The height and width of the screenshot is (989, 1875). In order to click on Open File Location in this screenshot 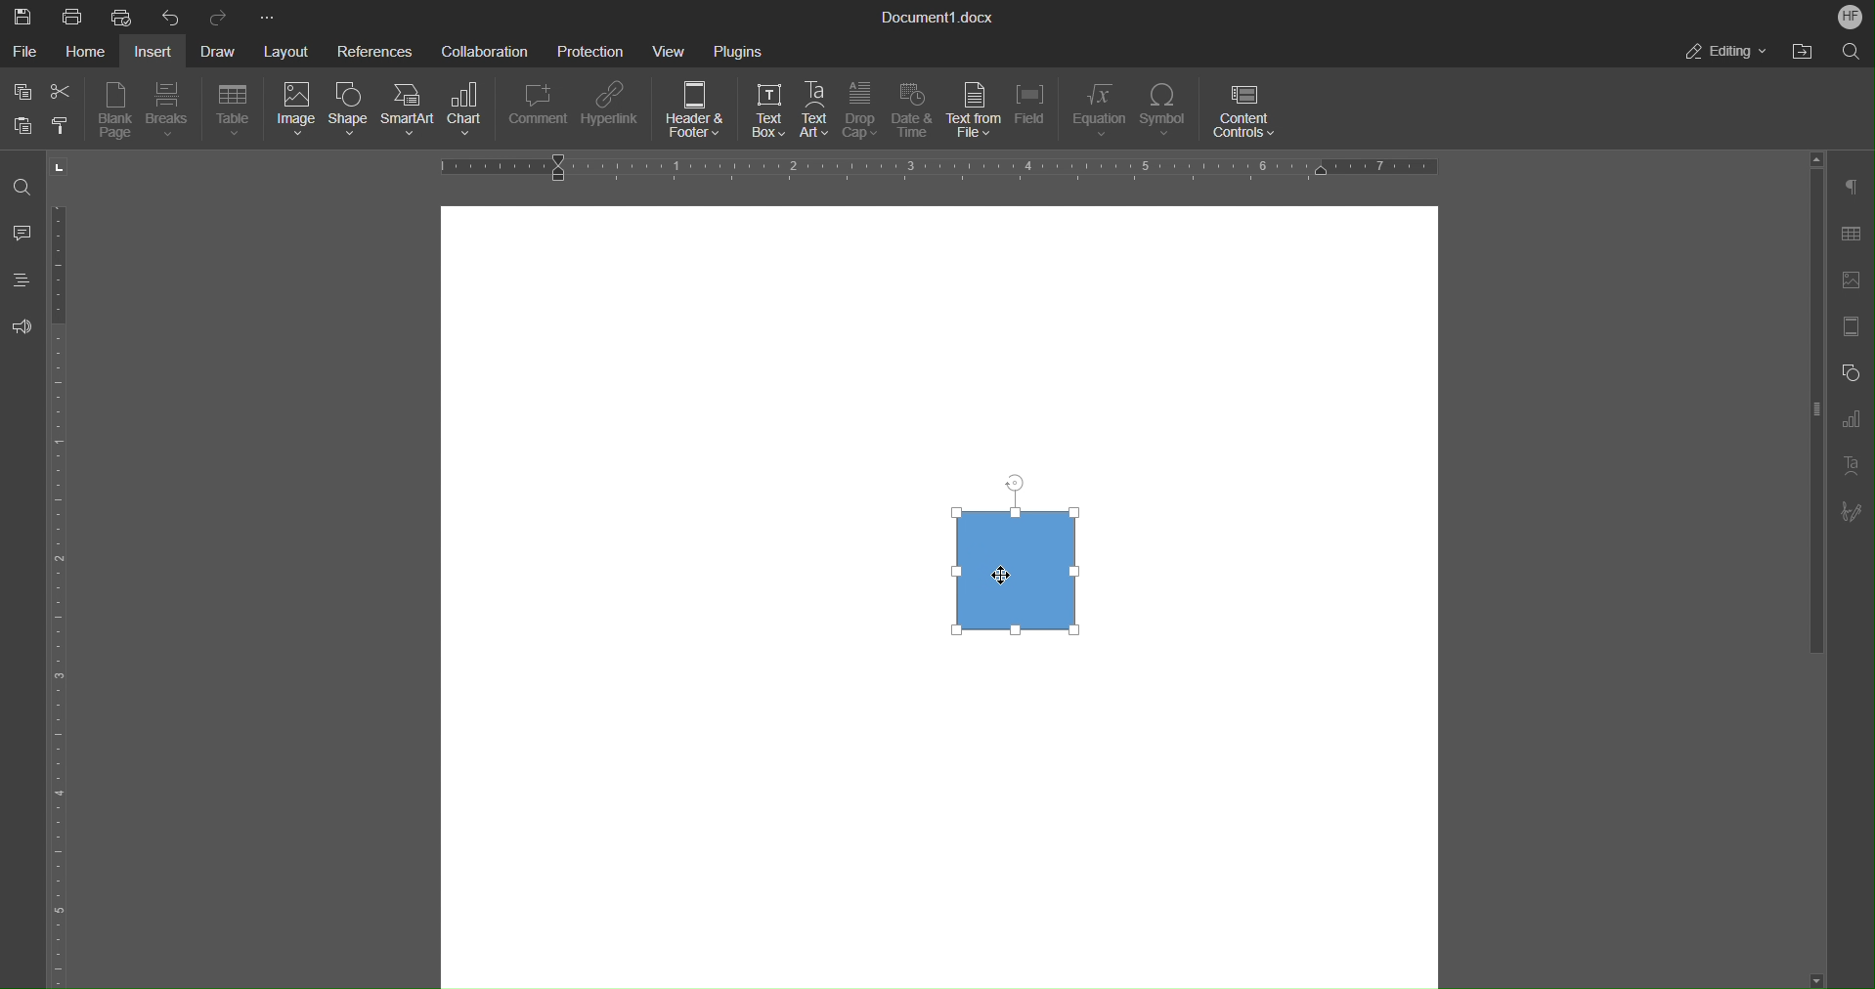, I will do `click(1802, 52)`.